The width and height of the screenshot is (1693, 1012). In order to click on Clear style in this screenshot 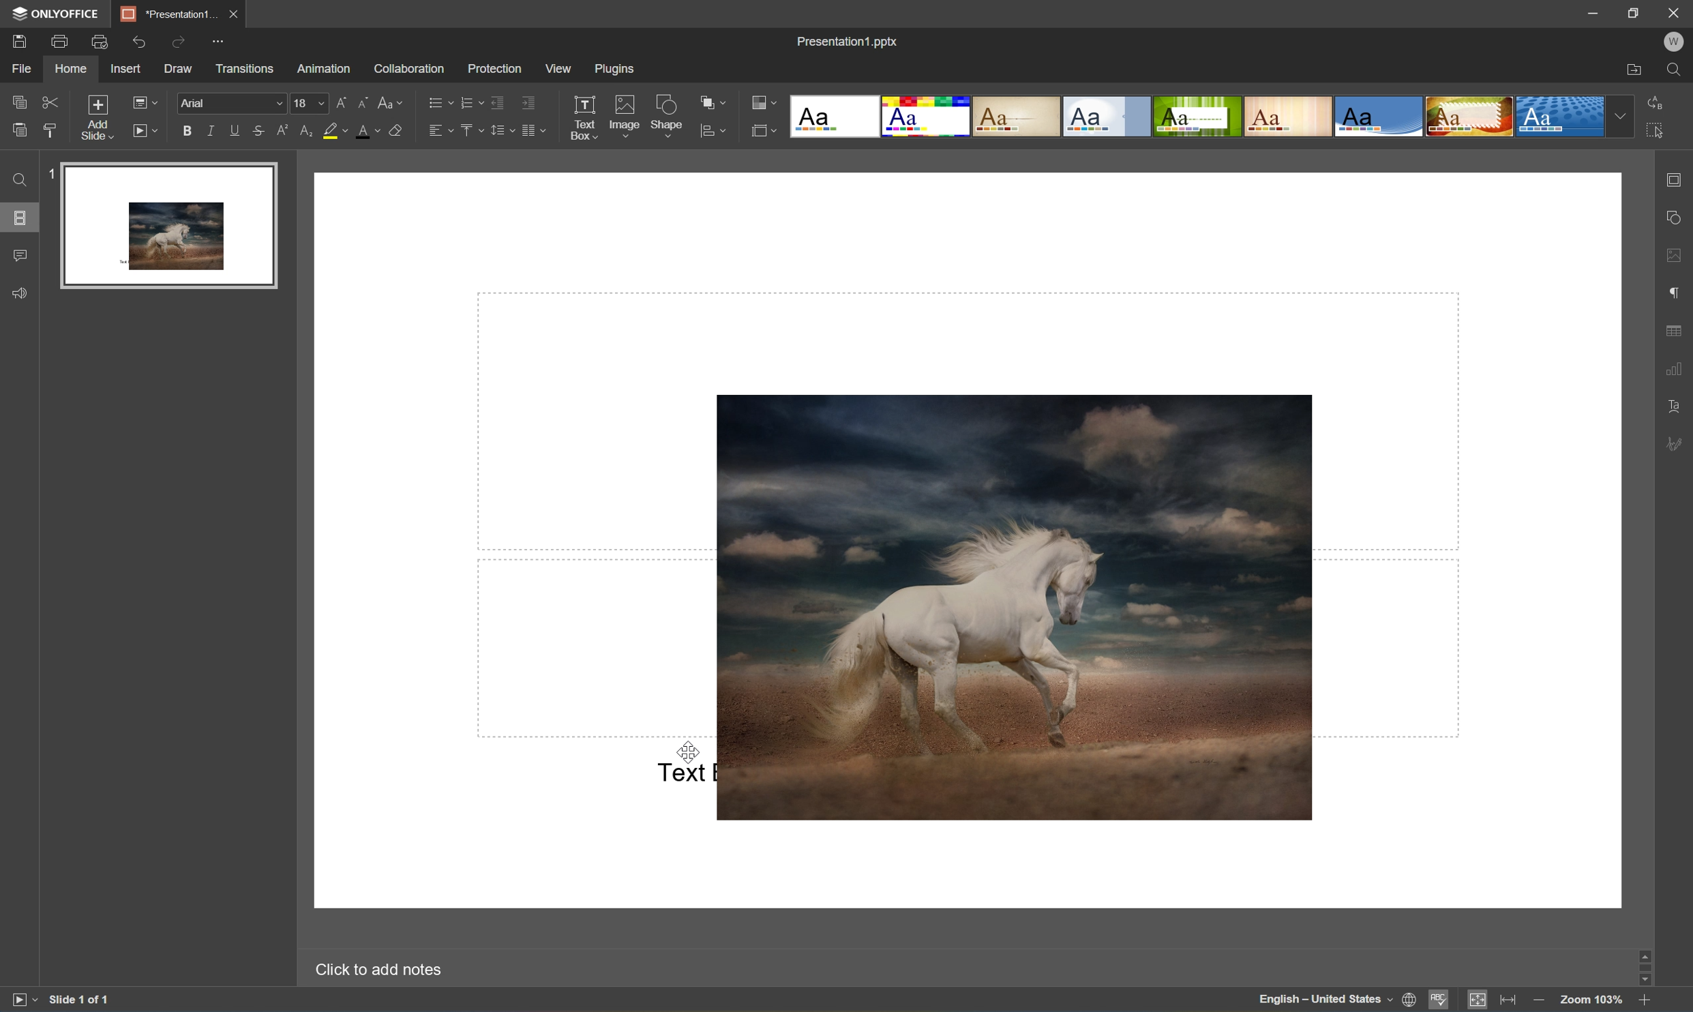, I will do `click(399, 132)`.